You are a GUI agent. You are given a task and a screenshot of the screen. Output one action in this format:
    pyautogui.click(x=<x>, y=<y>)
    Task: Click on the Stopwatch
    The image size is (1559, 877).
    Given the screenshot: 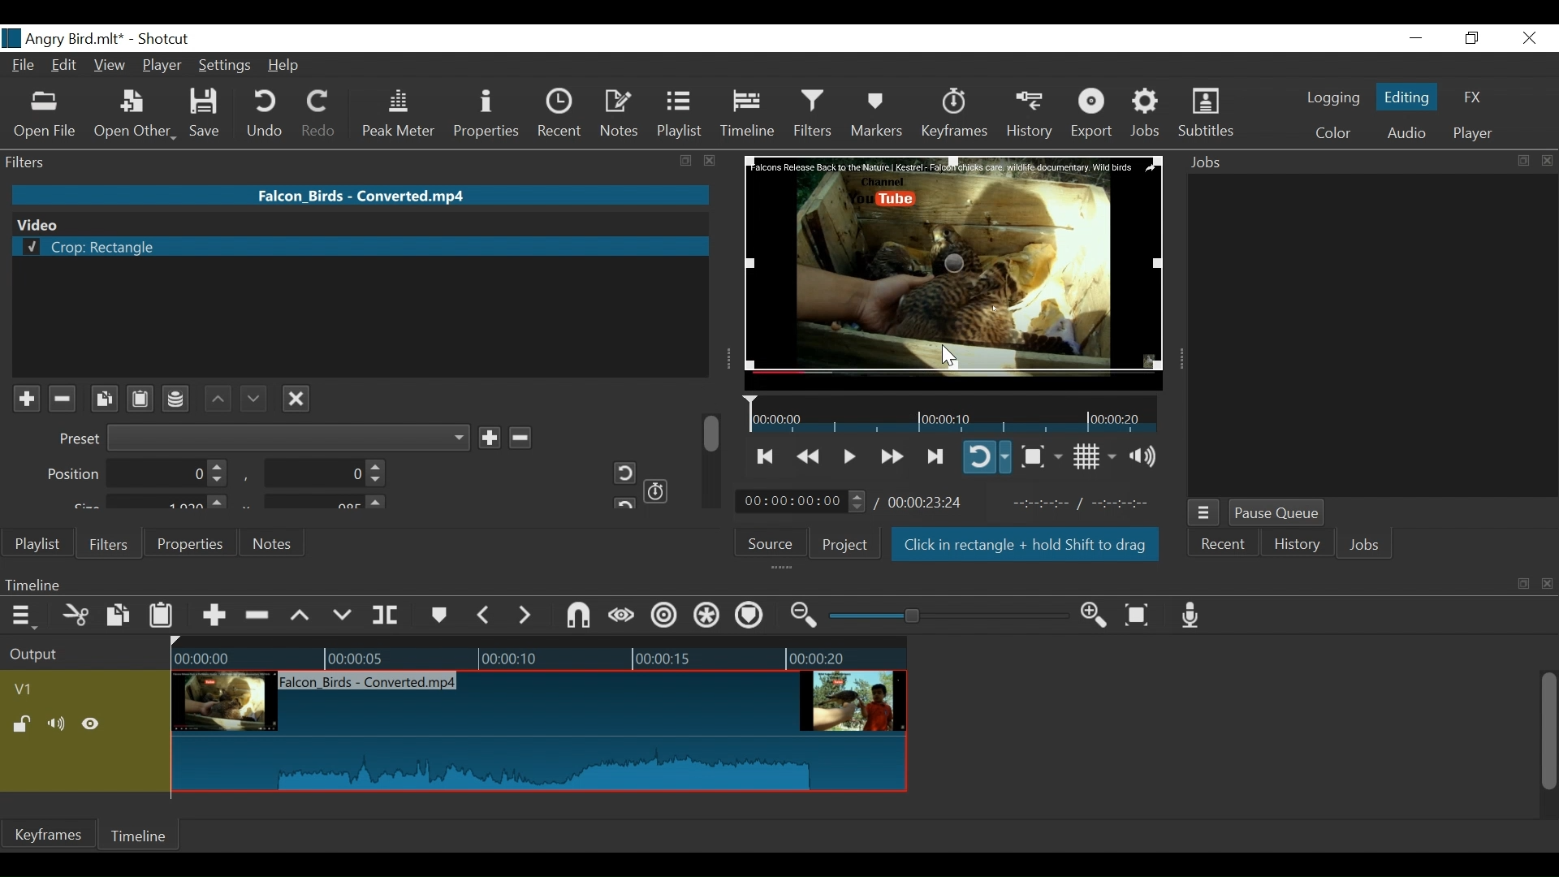 What is the action you would take?
    pyautogui.click(x=657, y=490)
    